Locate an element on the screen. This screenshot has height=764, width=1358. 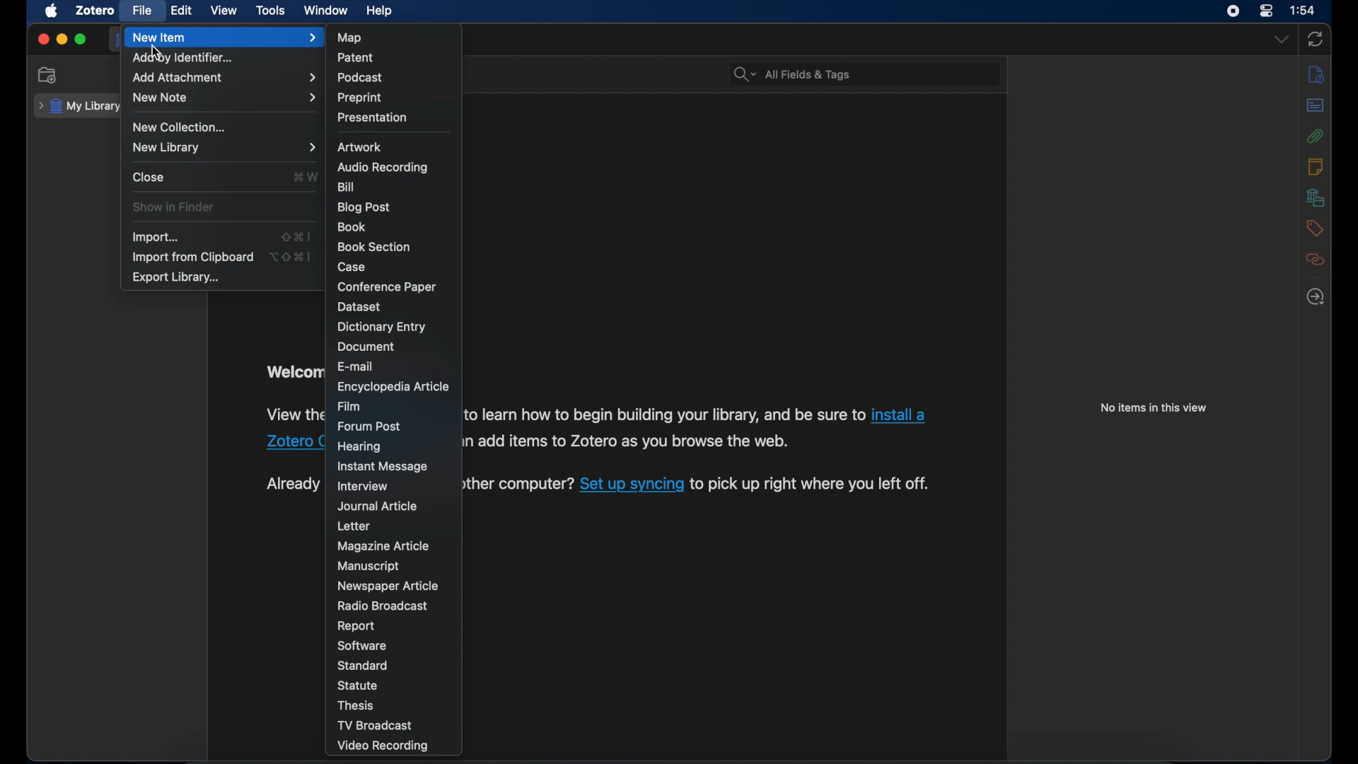
patent is located at coordinates (356, 57).